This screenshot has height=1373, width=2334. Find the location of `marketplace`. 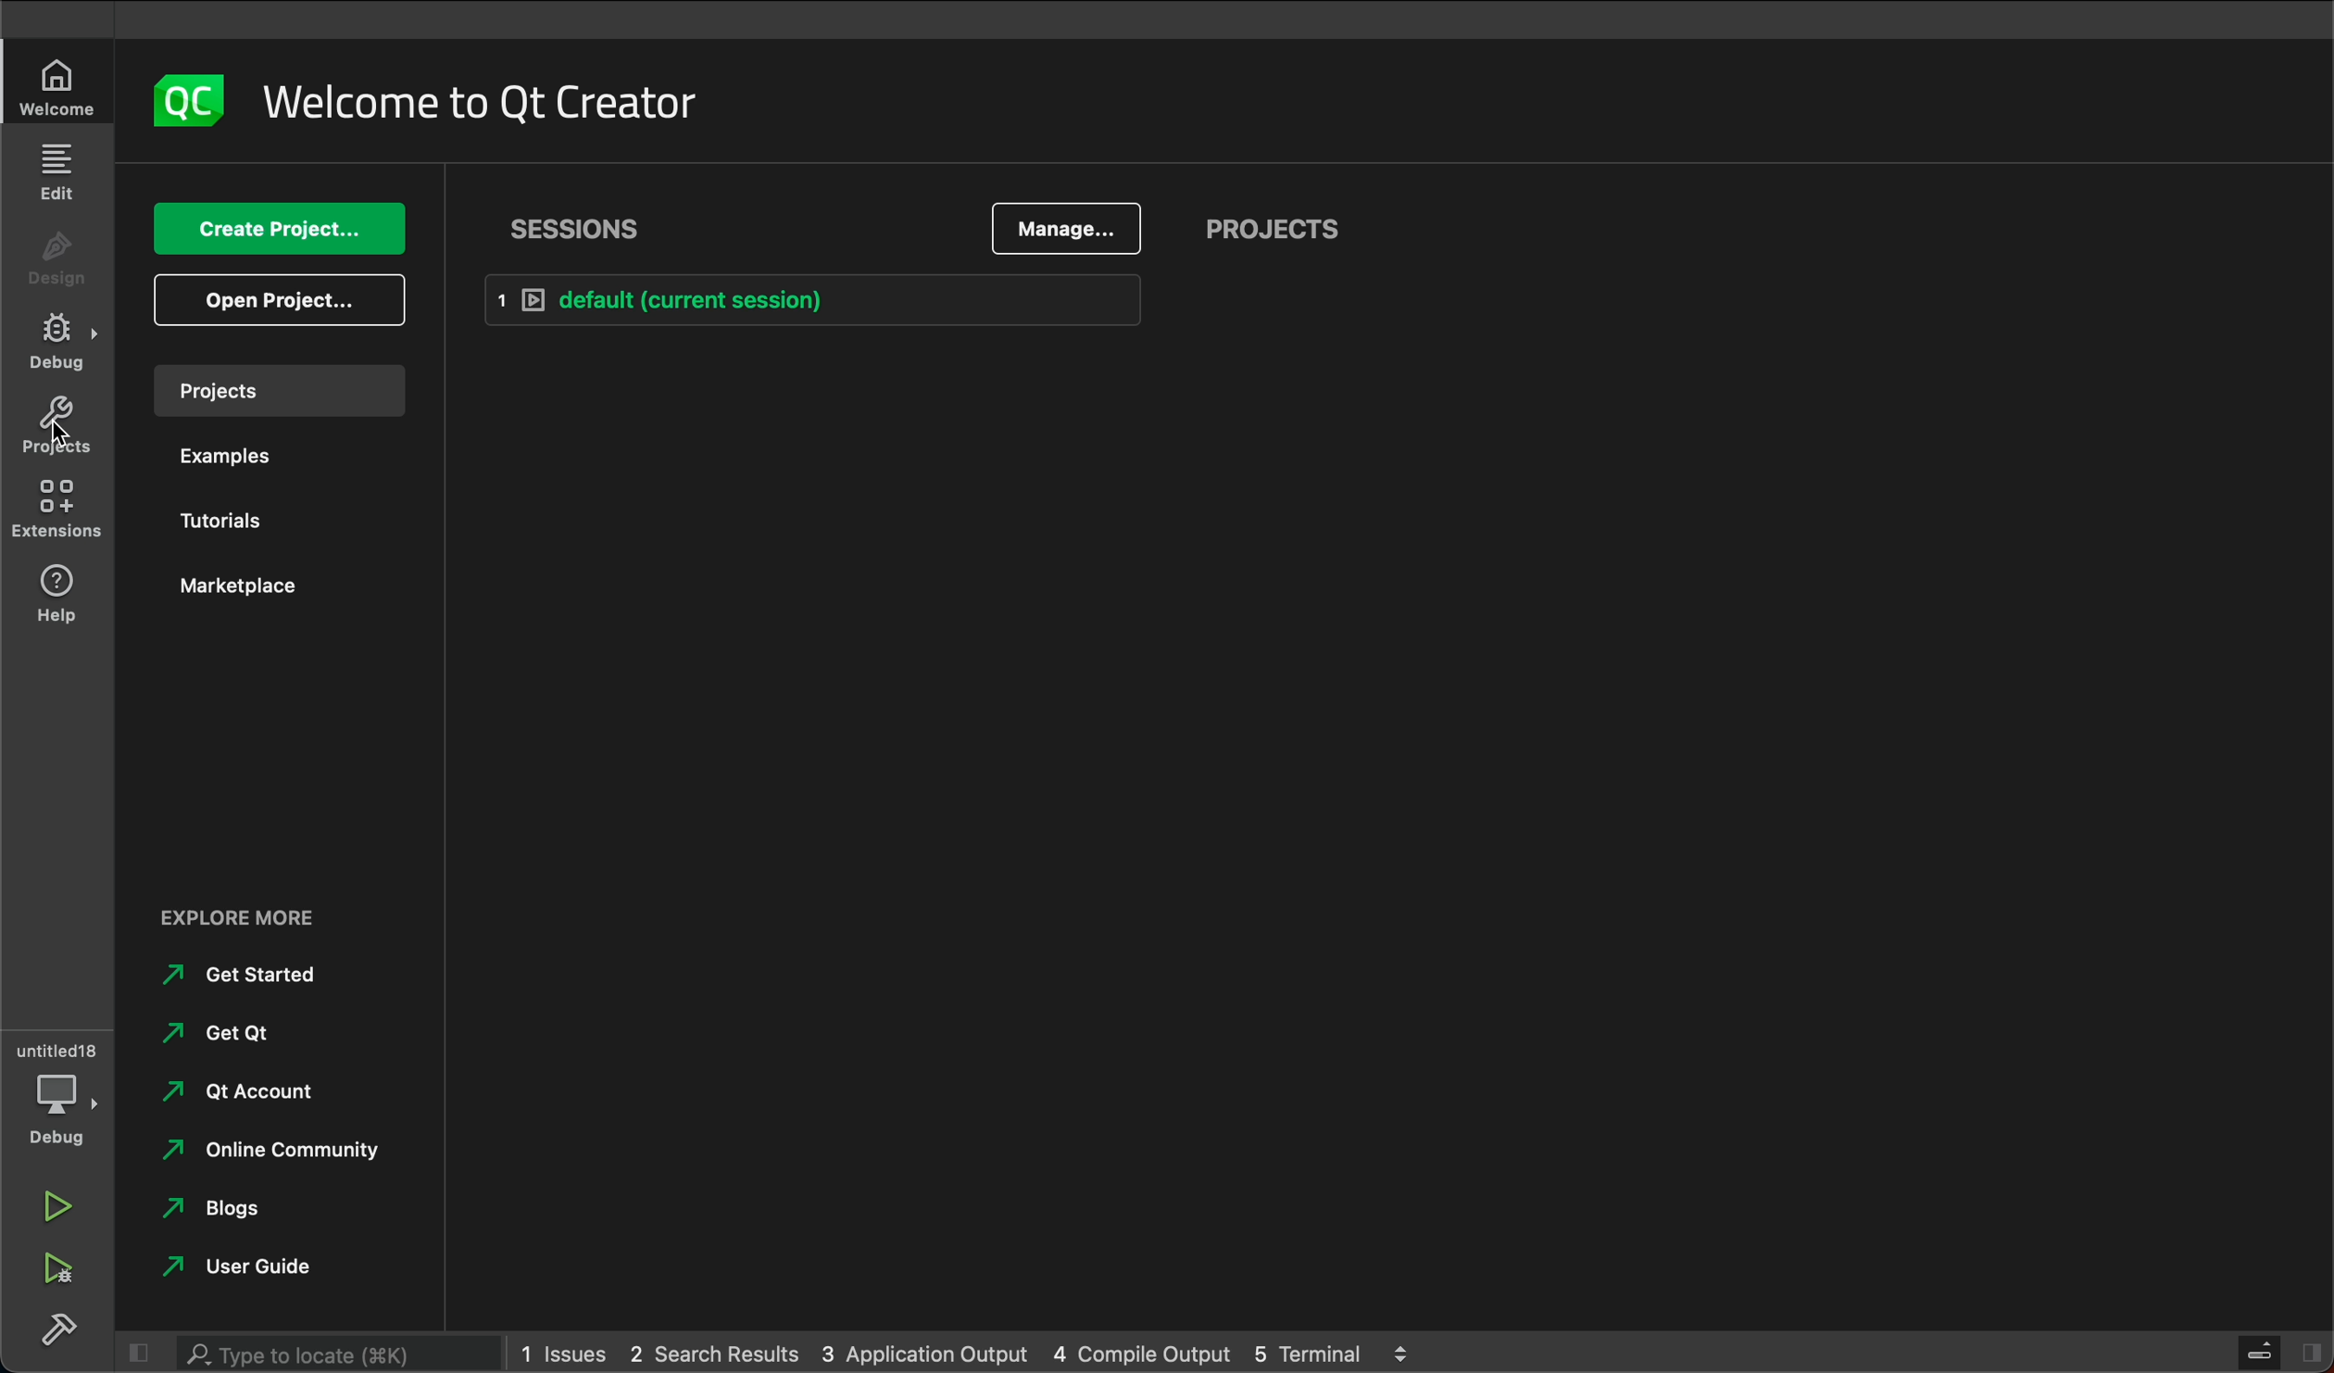

marketplace is located at coordinates (253, 590).